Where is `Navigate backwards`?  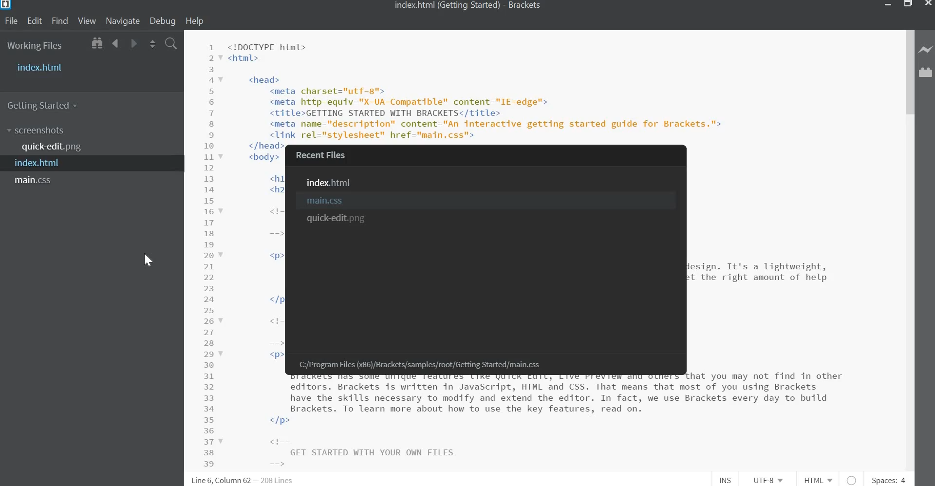 Navigate backwards is located at coordinates (116, 44).